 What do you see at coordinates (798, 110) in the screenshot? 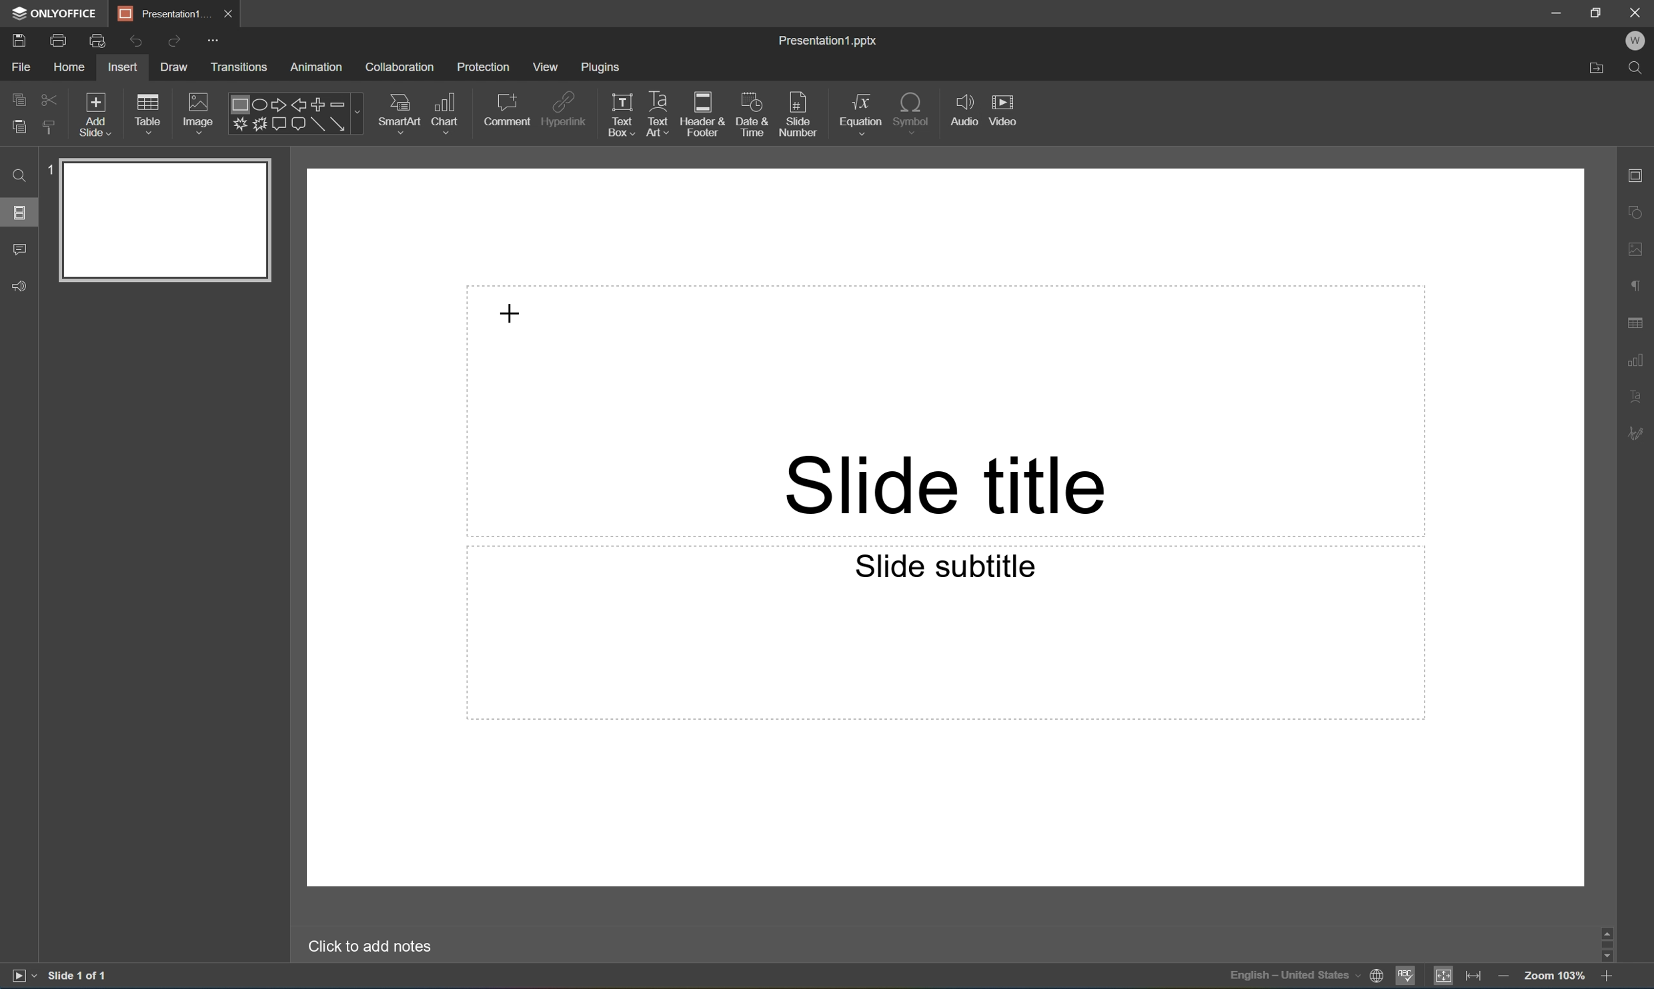
I see `Slide number` at bounding box center [798, 110].